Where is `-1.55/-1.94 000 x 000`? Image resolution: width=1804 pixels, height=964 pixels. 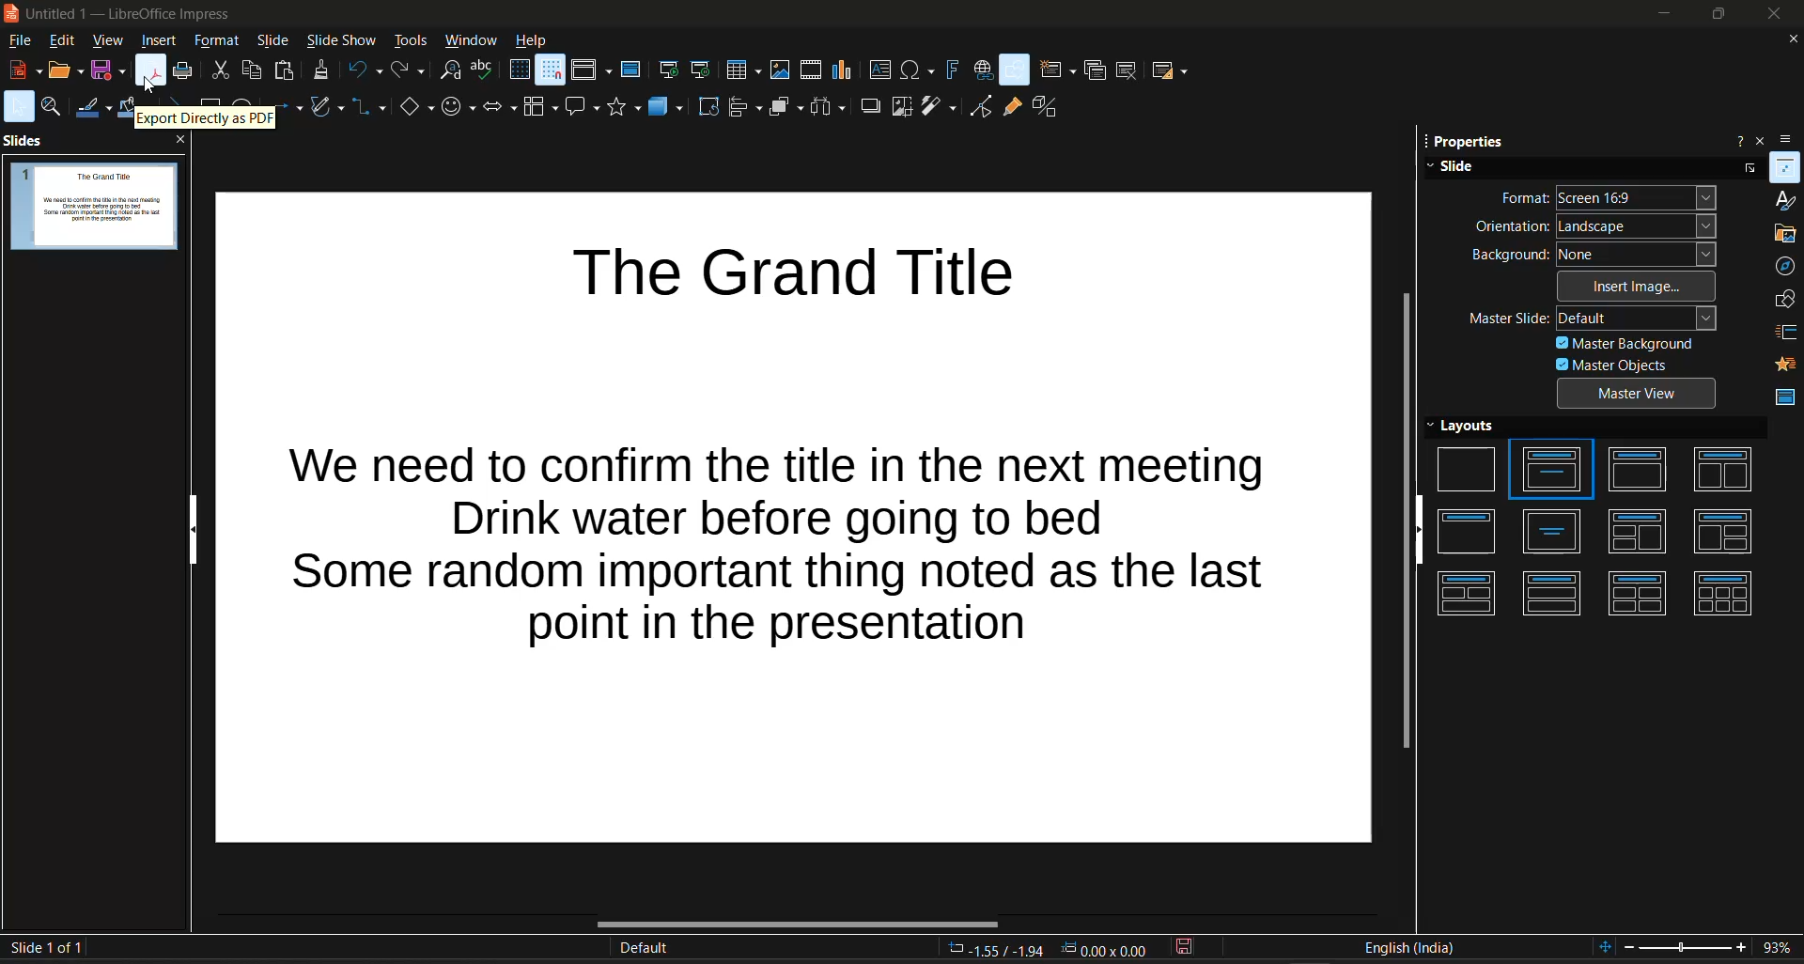
-1.55/-1.94 000 x 000 is located at coordinates (1049, 948).